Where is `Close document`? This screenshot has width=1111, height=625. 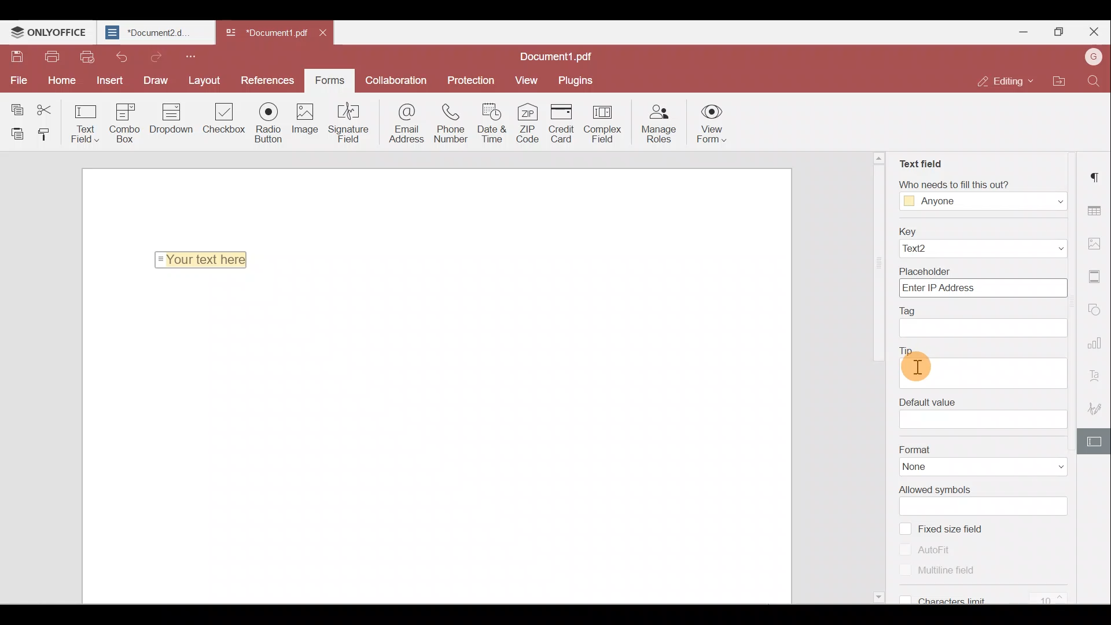
Close document is located at coordinates (326, 35).